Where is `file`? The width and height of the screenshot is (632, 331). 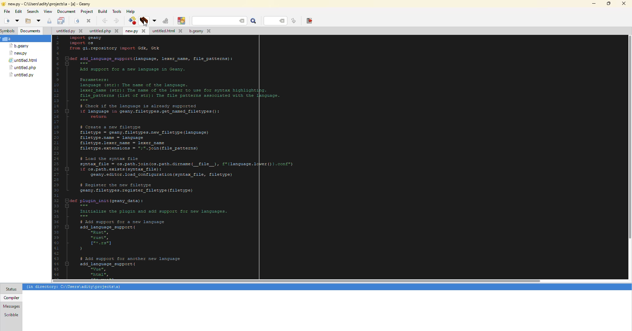 file is located at coordinates (23, 67).